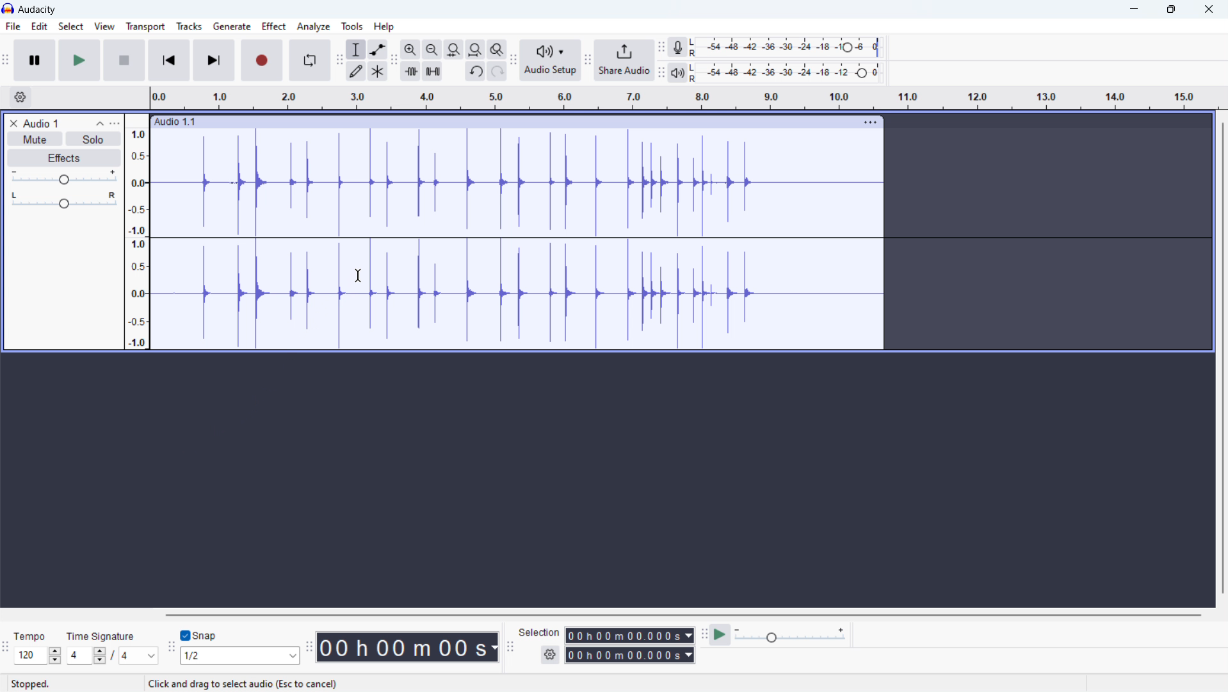  Describe the element at coordinates (1207, 9) in the screenshot. I see `close` at that location.